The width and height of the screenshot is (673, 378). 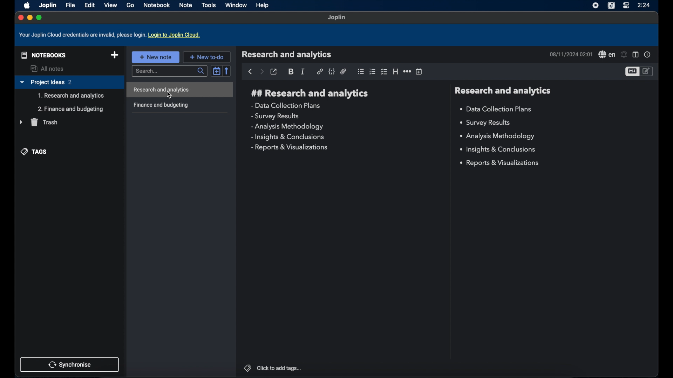 I want to click on all notes, so click(x=48, y=69).